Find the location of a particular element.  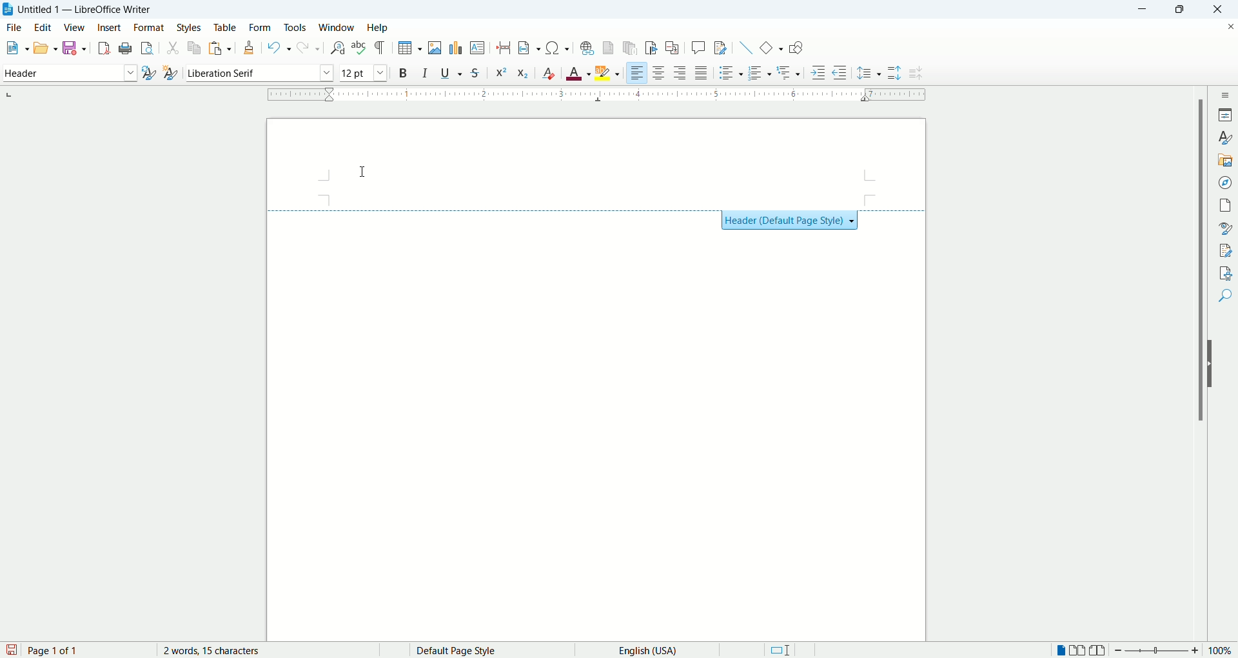

paragraph style is located at coordinates (70, 74).